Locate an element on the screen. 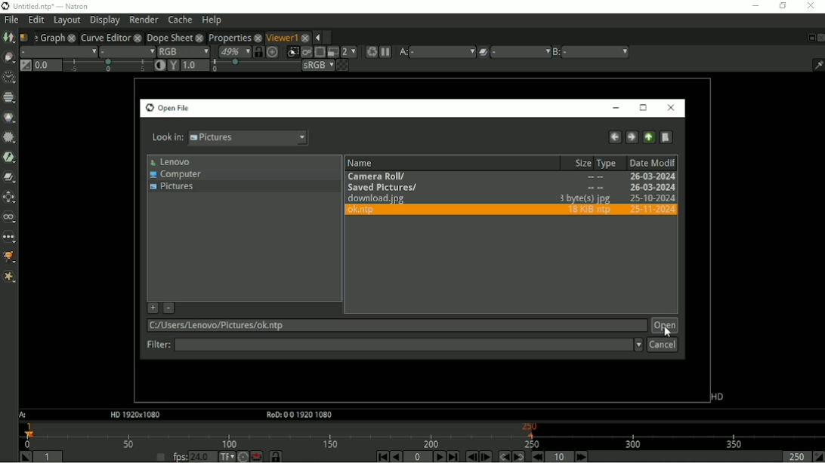 This screenshot has height=463, width=825. logo is located at coordinates (5, 6).